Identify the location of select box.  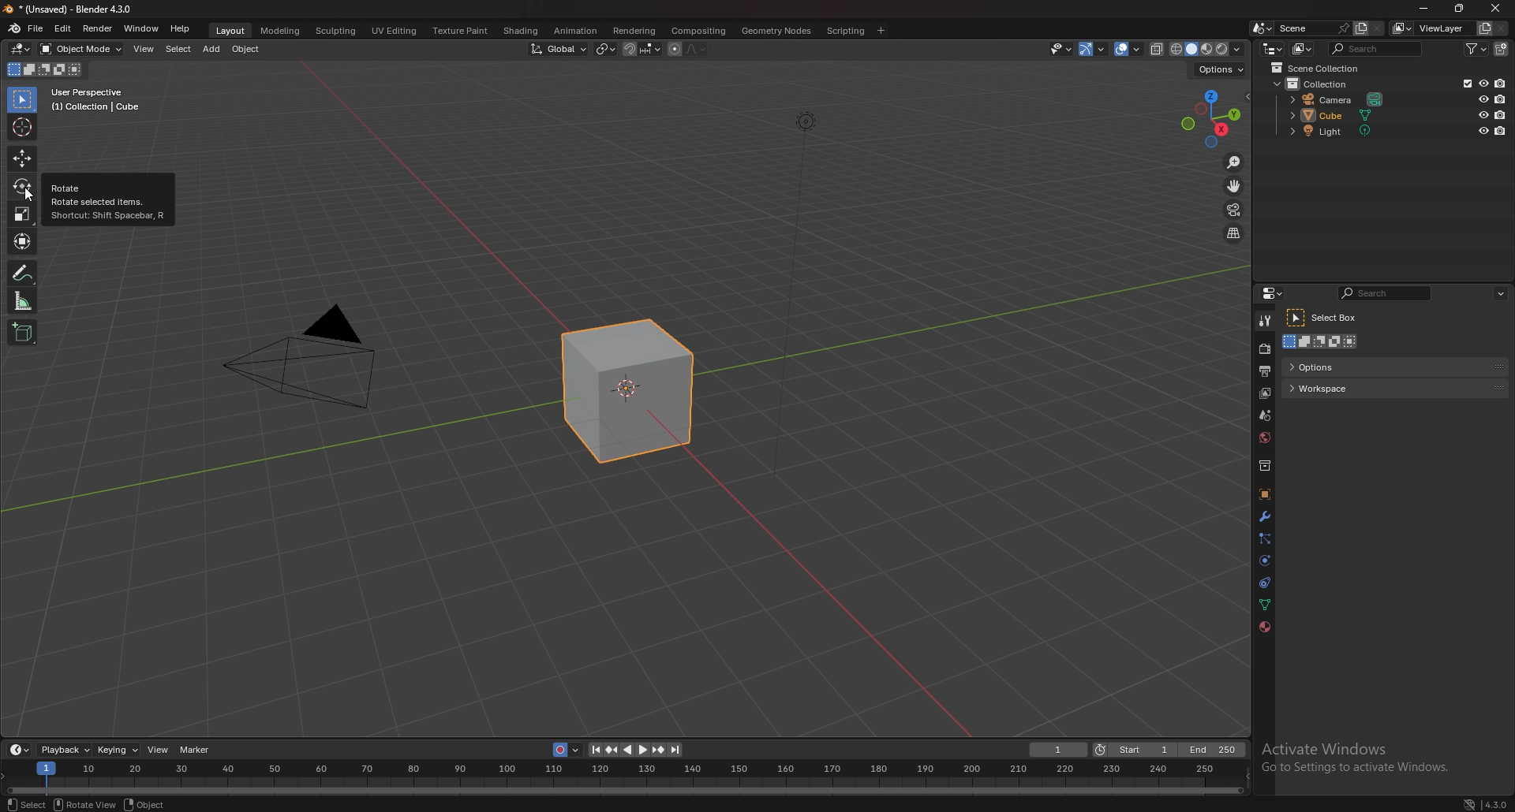
(1325, 318).